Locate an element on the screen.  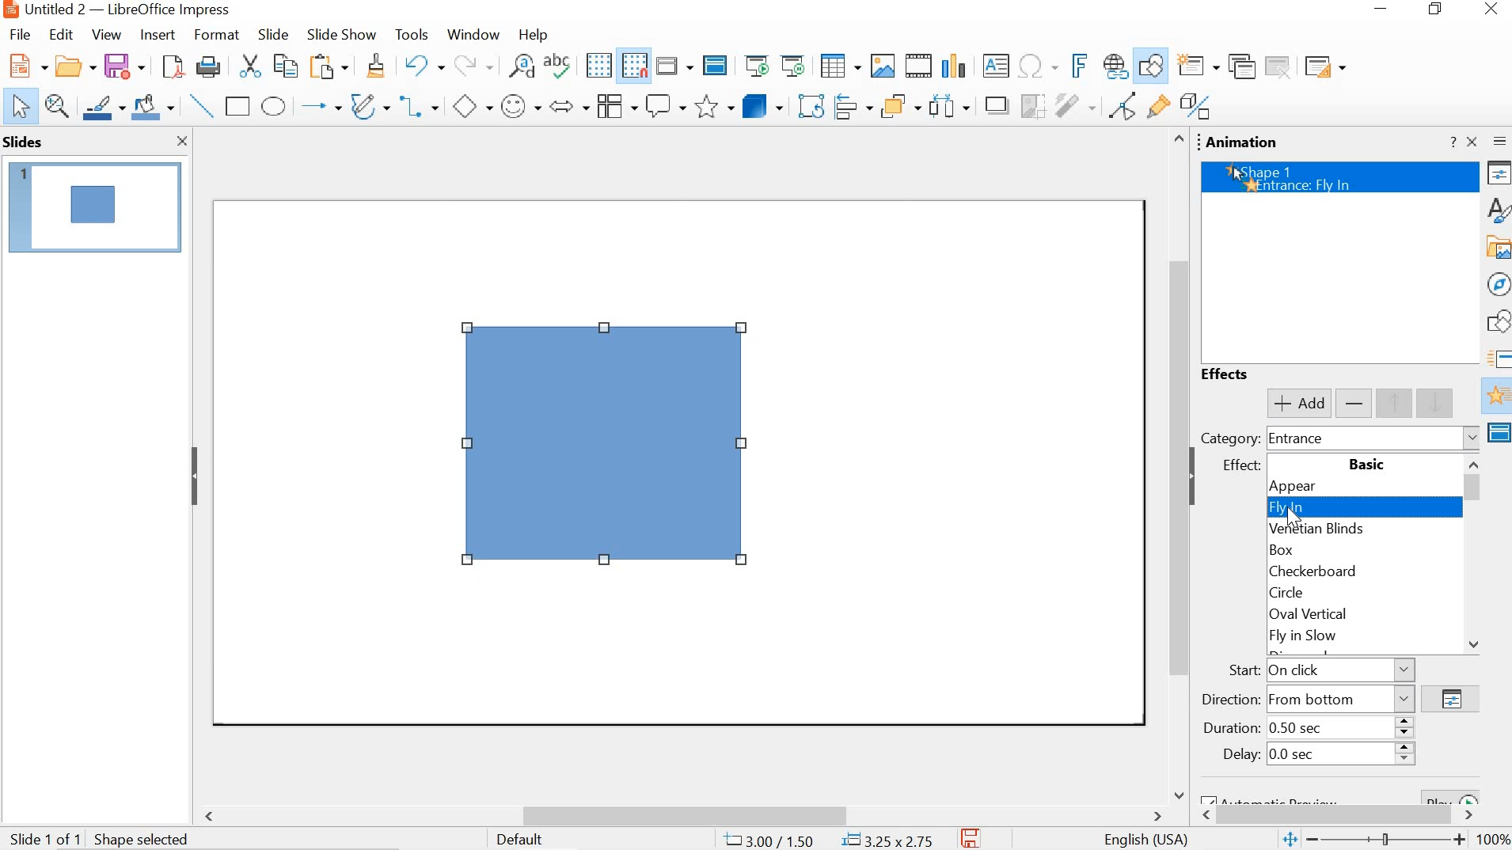
sidebar settings is located at coordinates (1499, 141).